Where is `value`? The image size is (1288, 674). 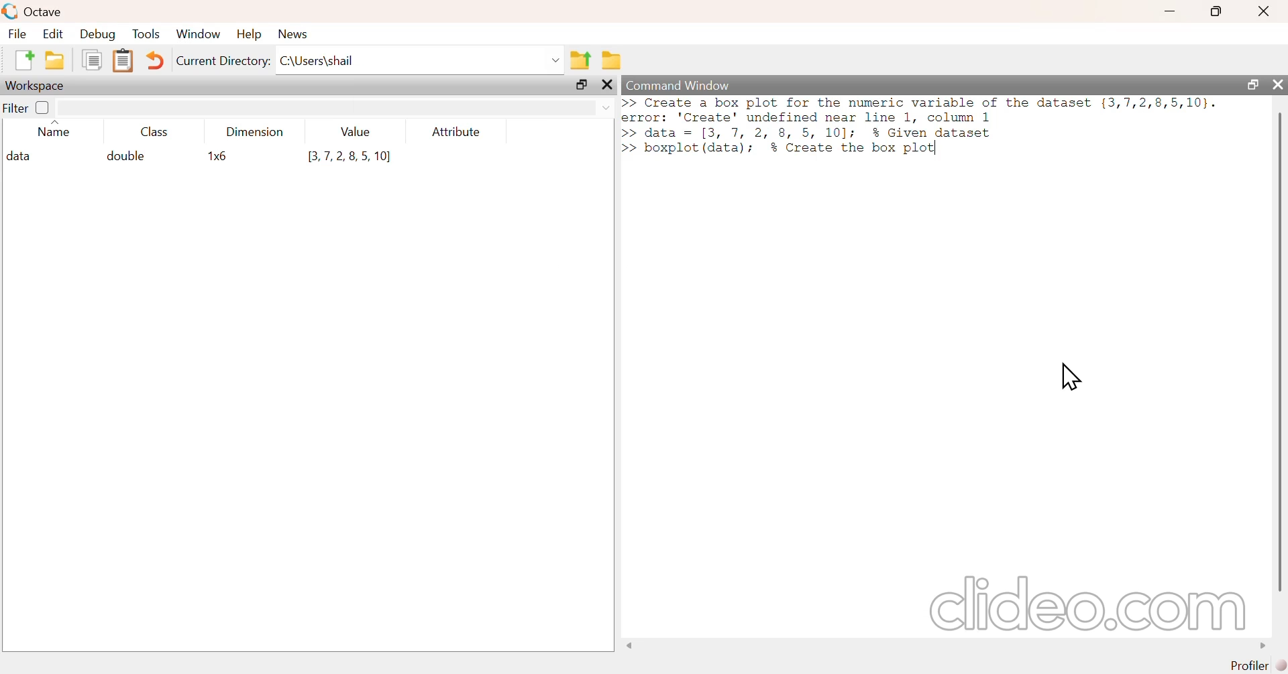 value is located at coordinates (354, 131).